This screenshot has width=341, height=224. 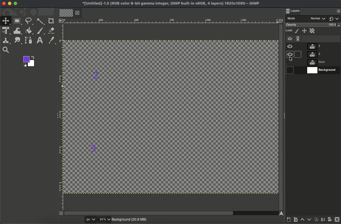 I want to click on Name, so click(x=170, y=4).